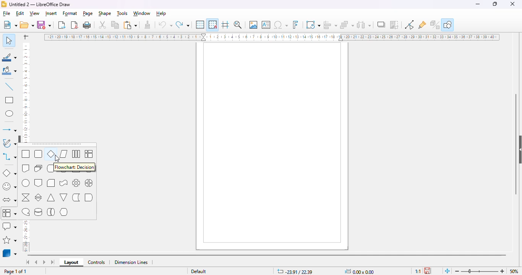 The image size is (522, 275). Describe the element at coordinates (10, 142) in the screenshot. I see `curves and polygons` at that location.